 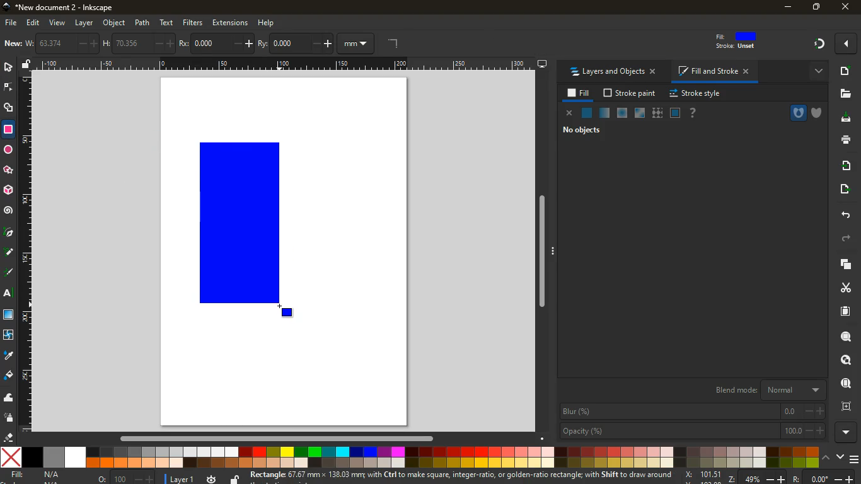 What do you see at coordinates (843, 287) in the screenshot?
I see `cut` at bounding box center [843, 287].